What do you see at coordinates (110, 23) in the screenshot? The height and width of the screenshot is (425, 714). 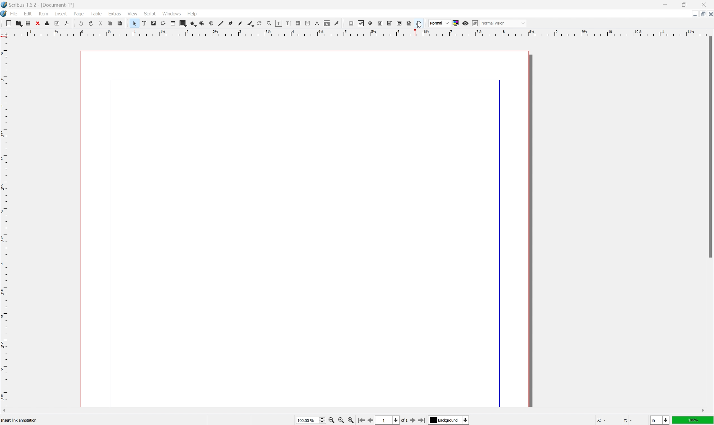 I see `copy` at bounding box center [110, 23].